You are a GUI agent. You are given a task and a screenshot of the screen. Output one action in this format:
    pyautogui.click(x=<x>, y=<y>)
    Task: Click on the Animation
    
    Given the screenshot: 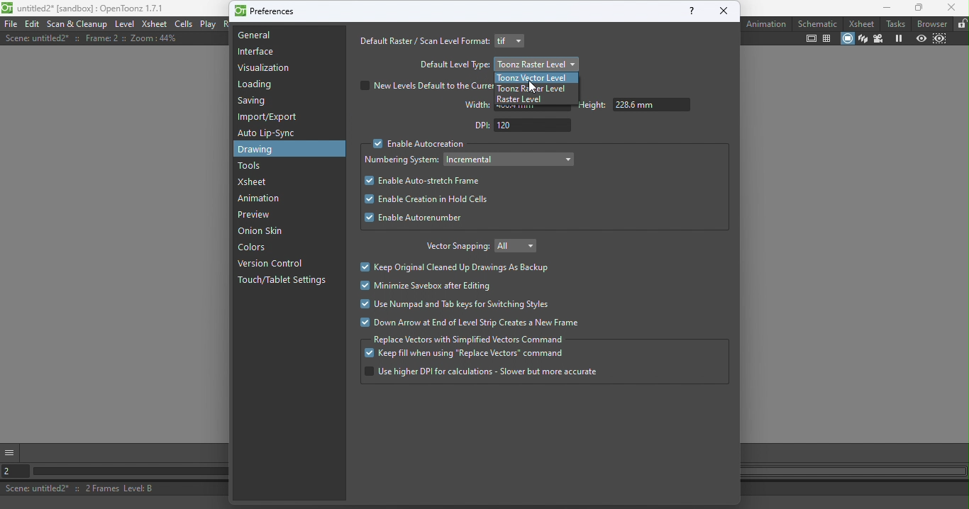 What is the action you would take?
    pyautogui.click(x=262, y=198)
    